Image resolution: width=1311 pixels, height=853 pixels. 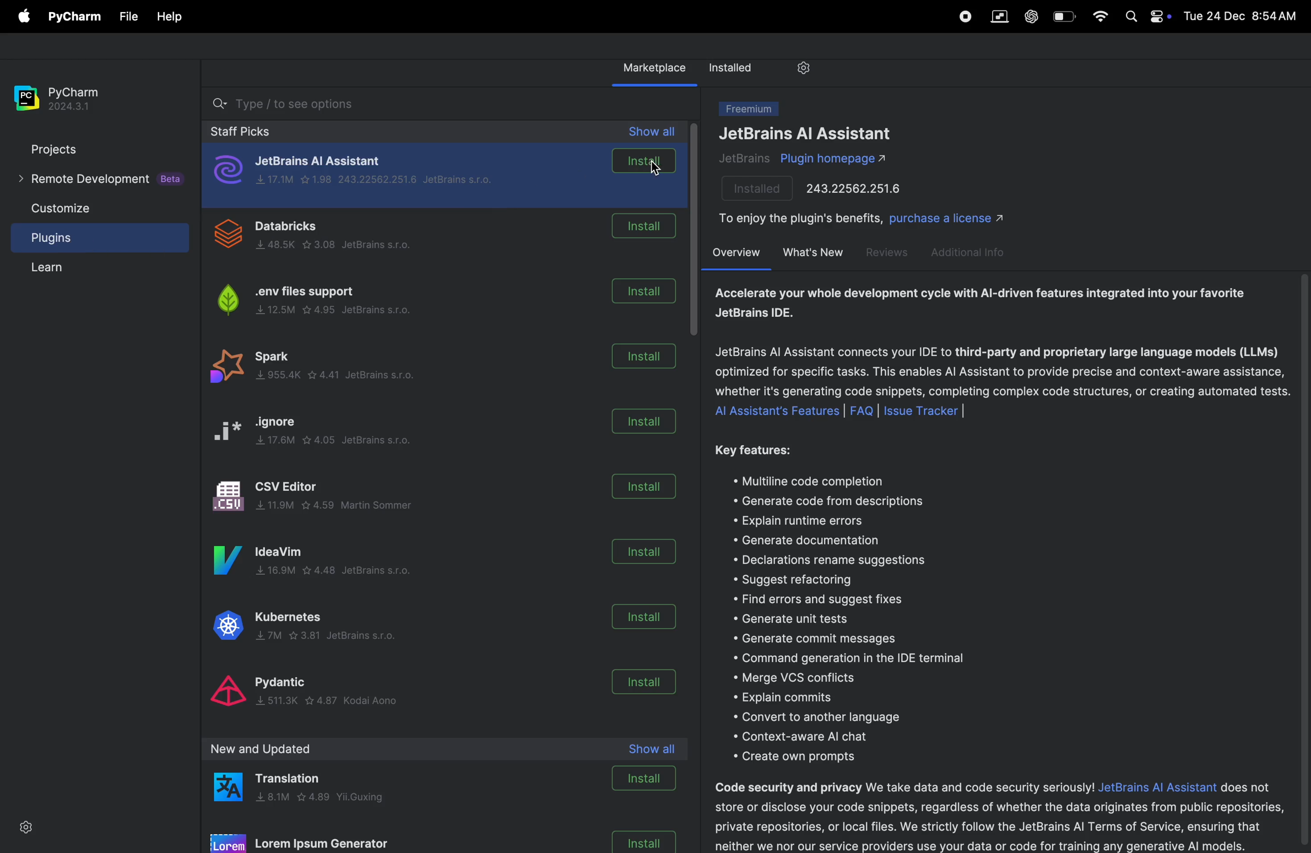 What do you see at coordinates (1097, 16) in the screenshot?
I see `wifi` at bounding box center [1097, 16].